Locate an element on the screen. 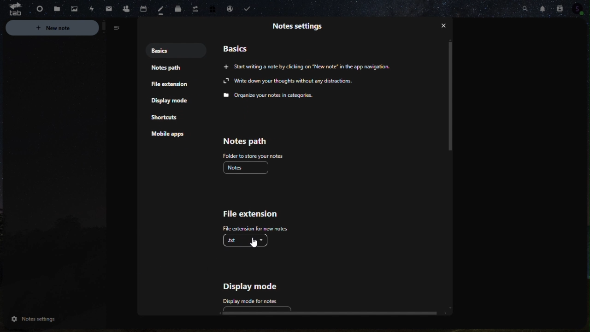 This screenshot has width=590, height=332. cursor is located at coordinates (255, 244).